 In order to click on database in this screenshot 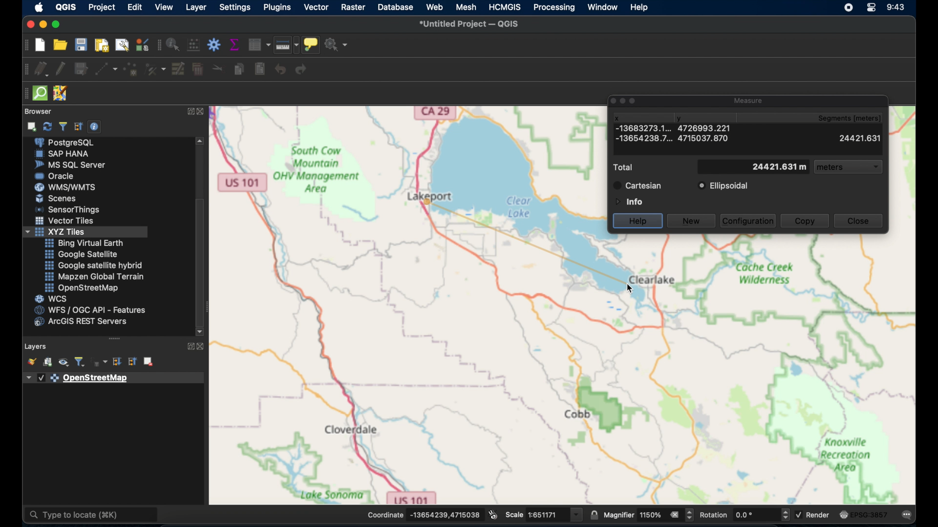, I will do `click(397, 7)`.